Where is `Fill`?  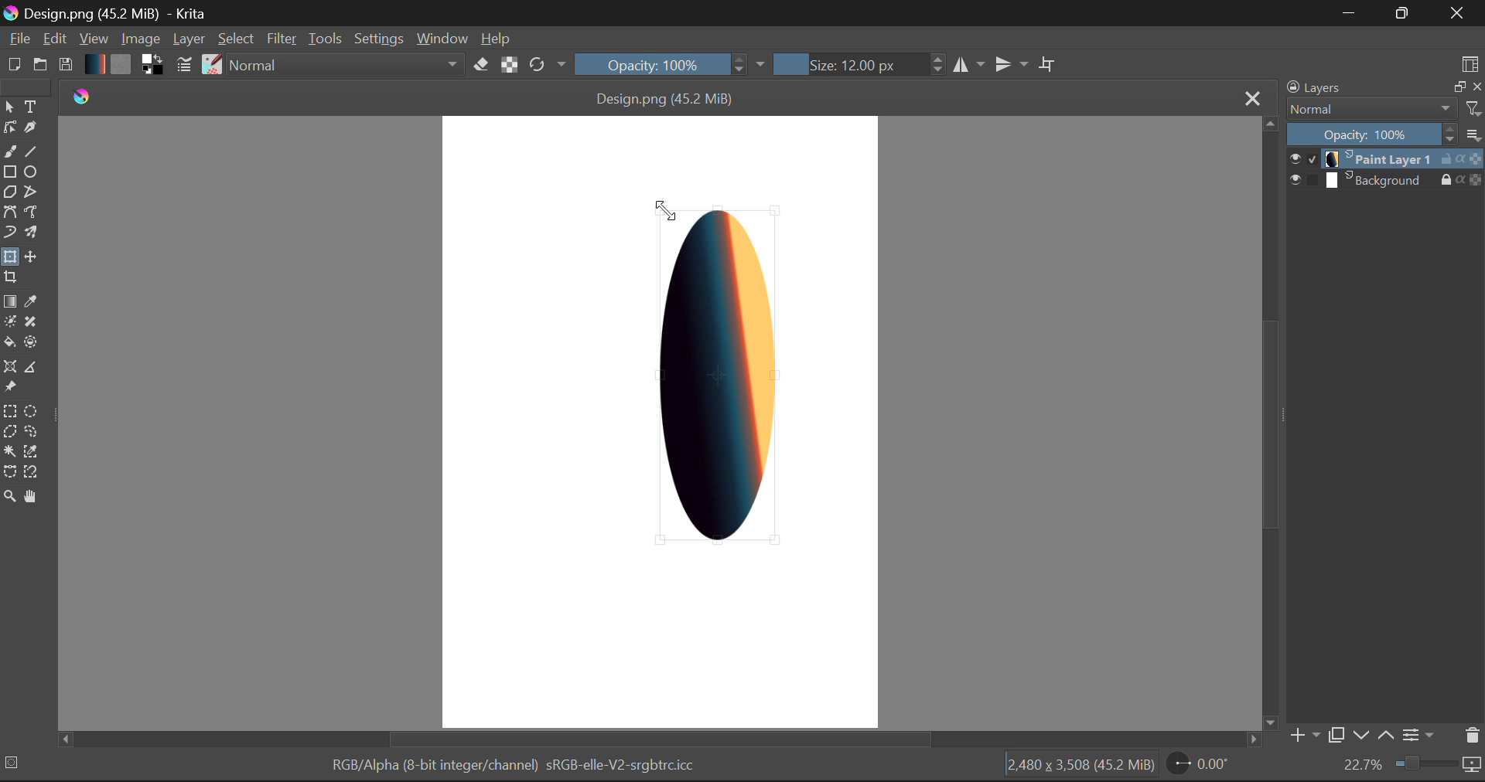 Fill is located at coordinates (10, 342).